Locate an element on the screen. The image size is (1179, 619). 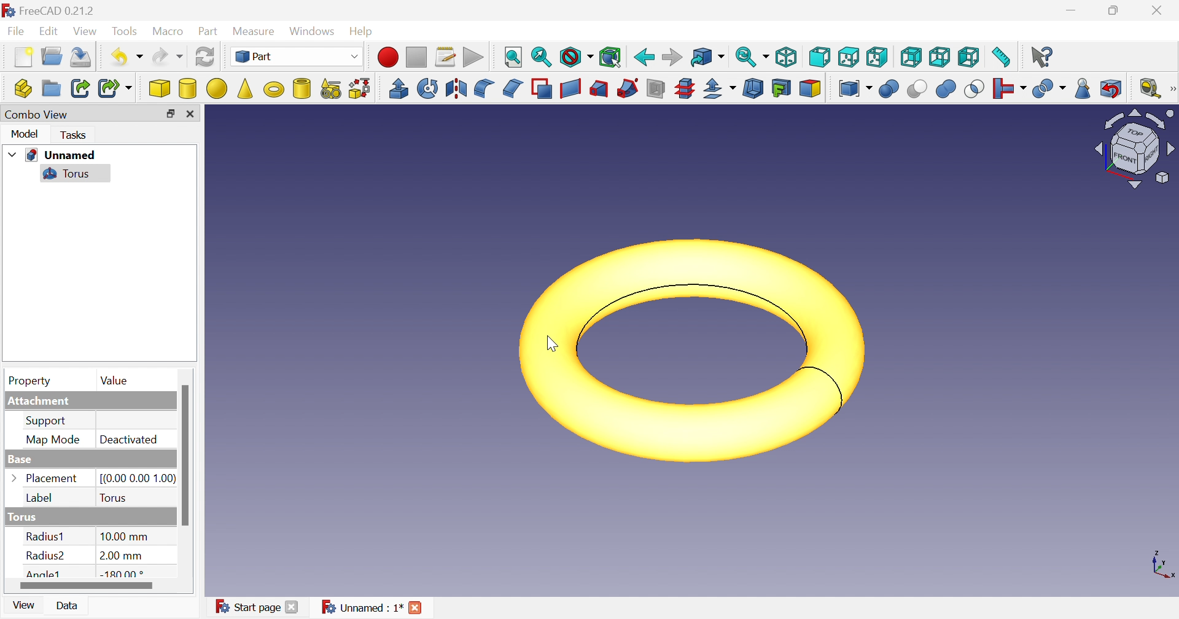
Scroll bar is located at coordinates (185, 454).